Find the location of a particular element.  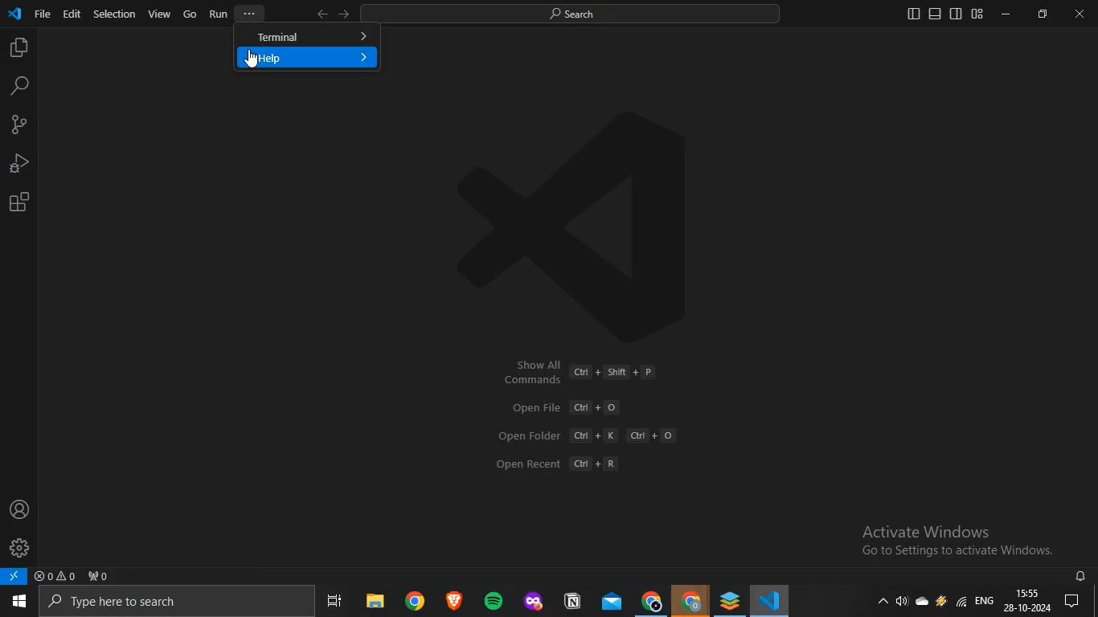

vscode icon is located at coordinates (15, 12).